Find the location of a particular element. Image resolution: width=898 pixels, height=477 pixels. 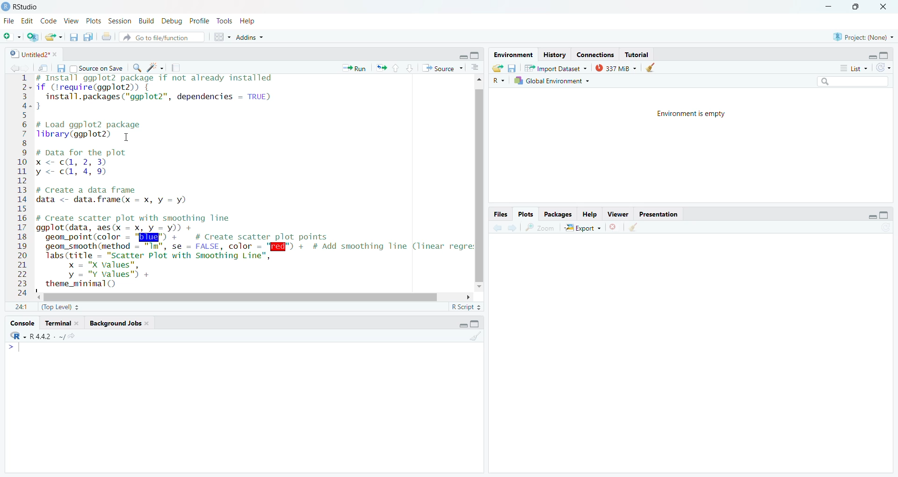

Viewer is located at coordinates (618, 214).